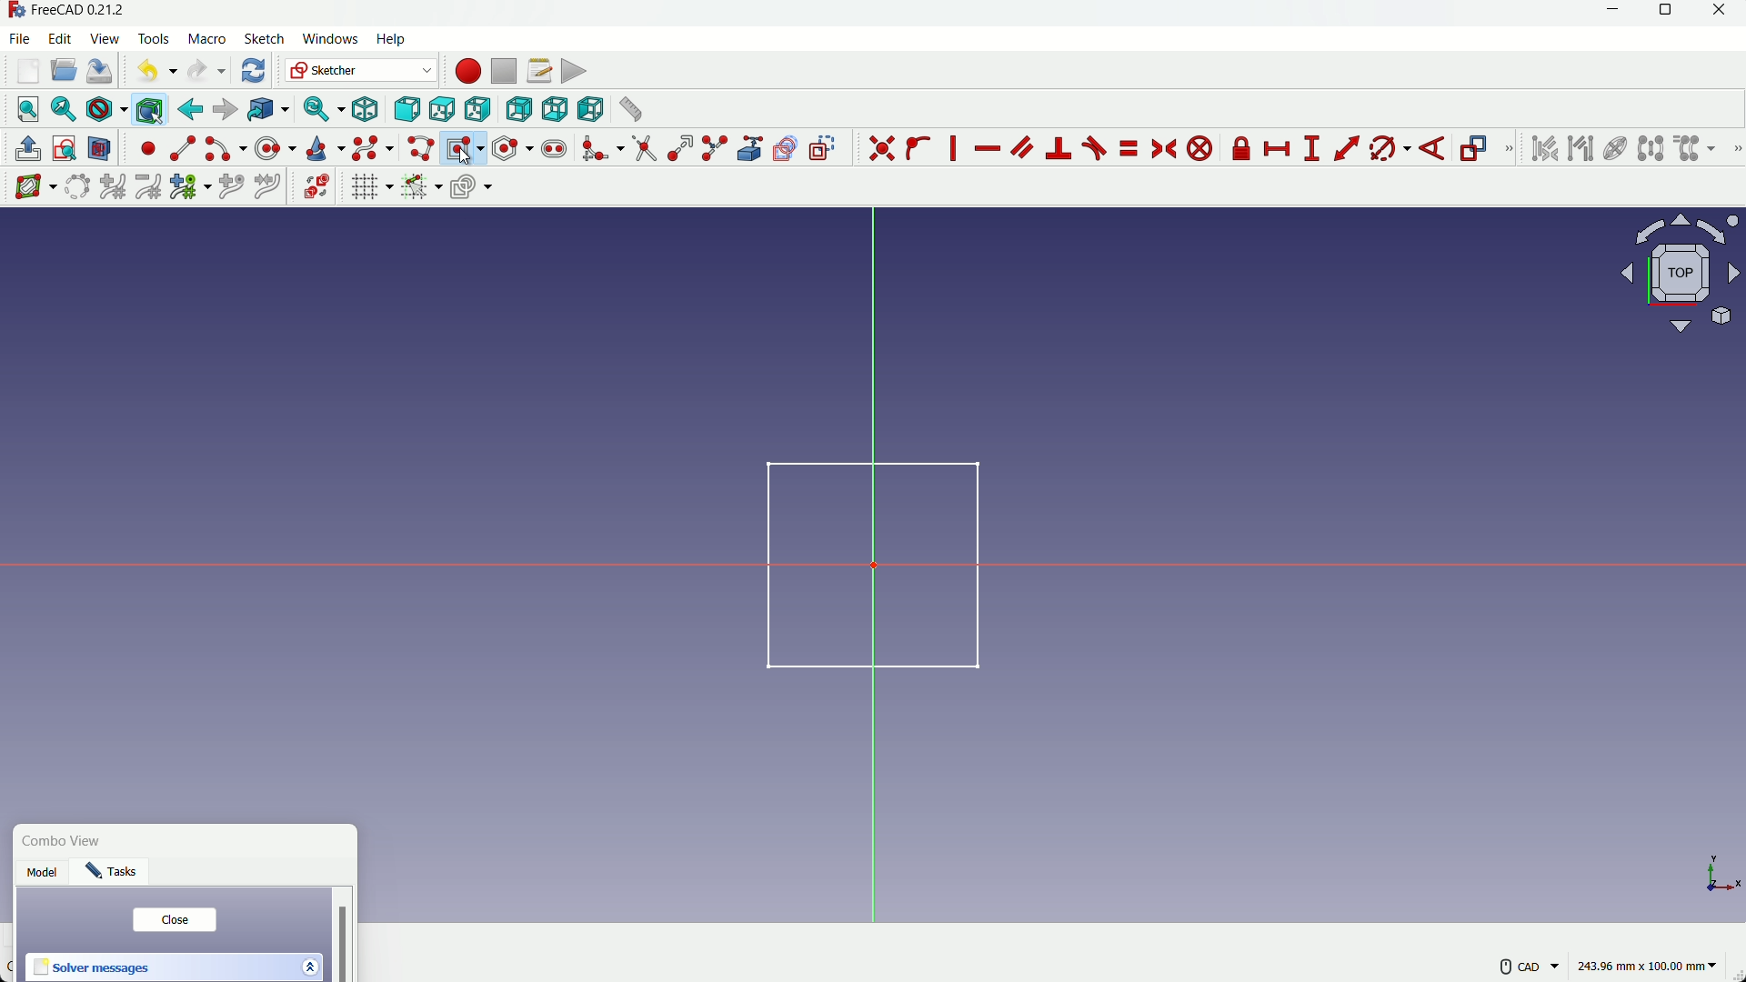 Image resolution: width=1746 pixels, height=982 pixels. I want to click on constraint block, so click(1203, 149).